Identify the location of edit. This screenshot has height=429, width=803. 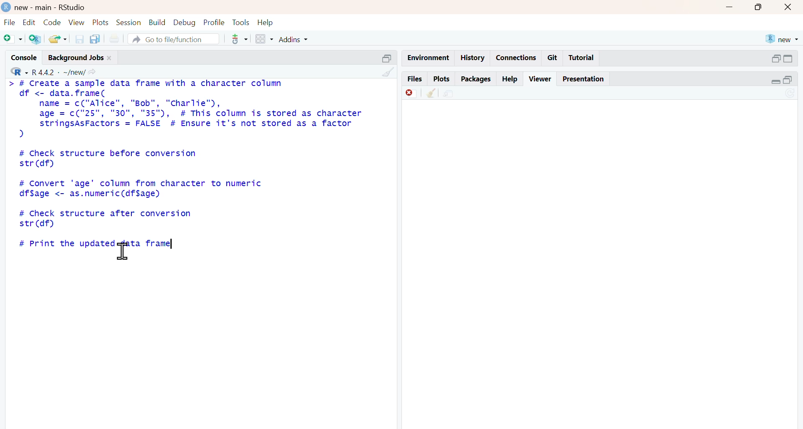
(29, 23).